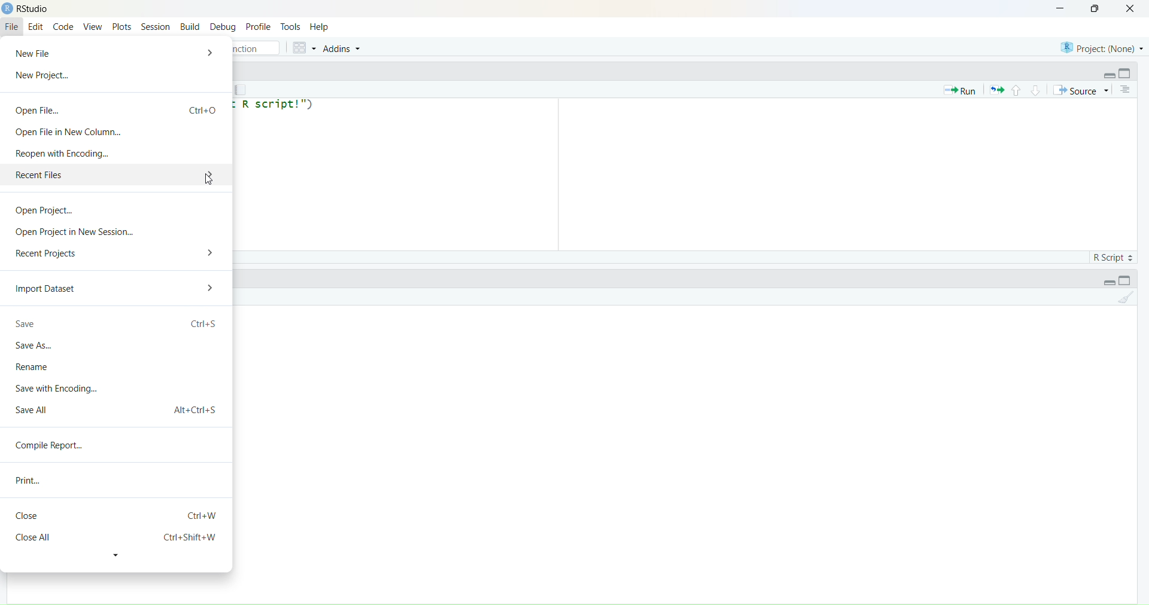 This screenshot has height=605, width=1149. Describe the element at coordinates (1034, 89) in the screenshot. I see `Go to next section/chunk (Ctrl + pgDn)` at that location.